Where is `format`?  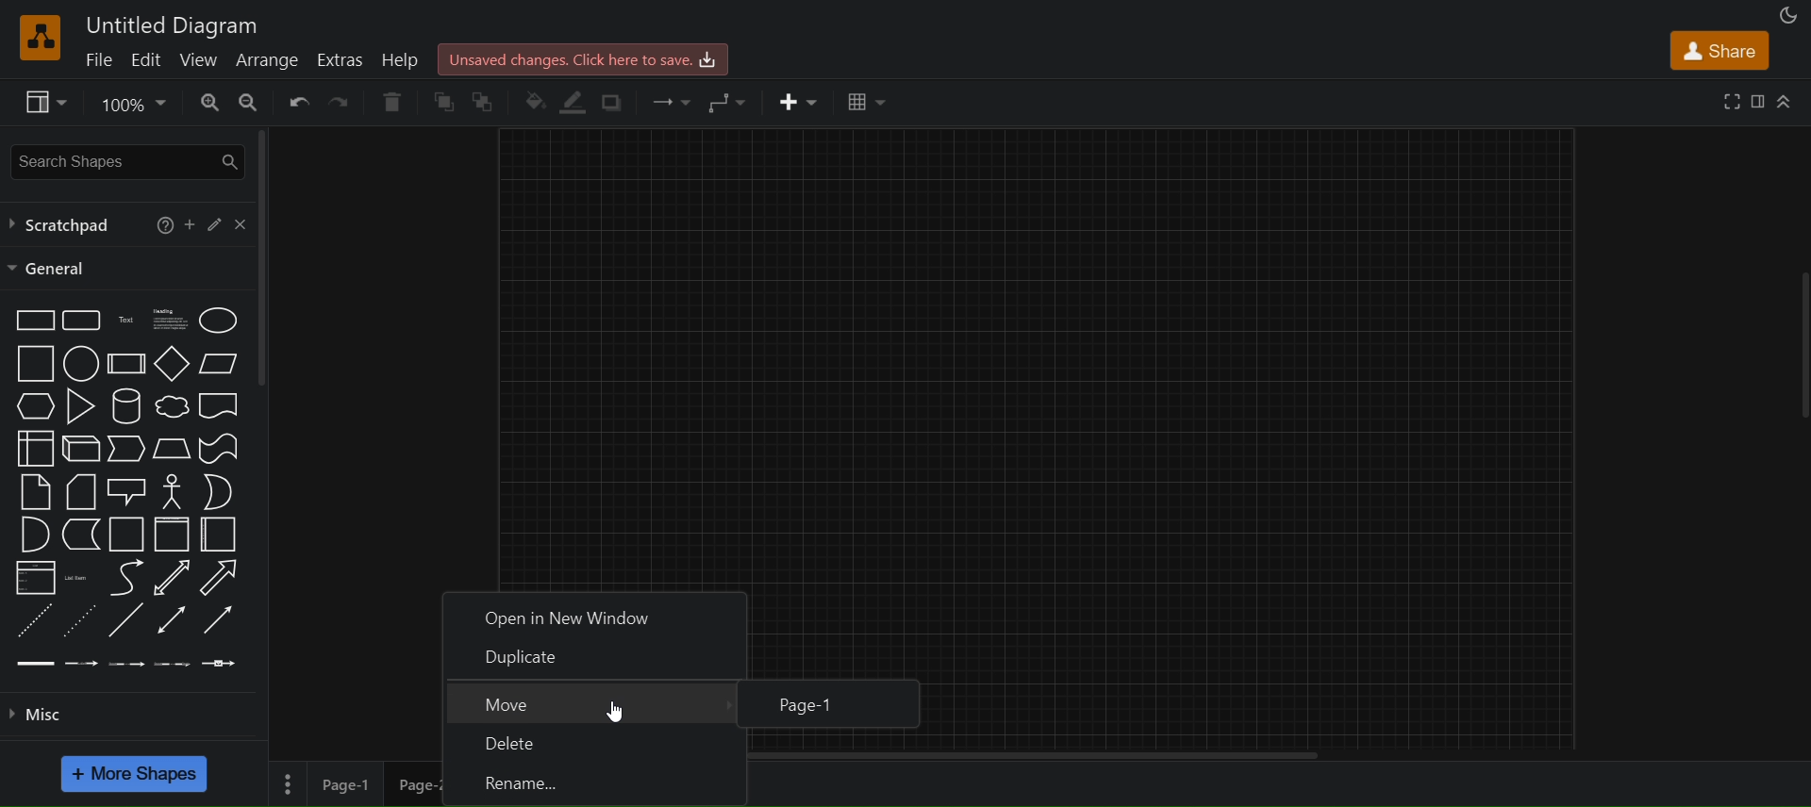 format is located at coordinates (1762, 98).